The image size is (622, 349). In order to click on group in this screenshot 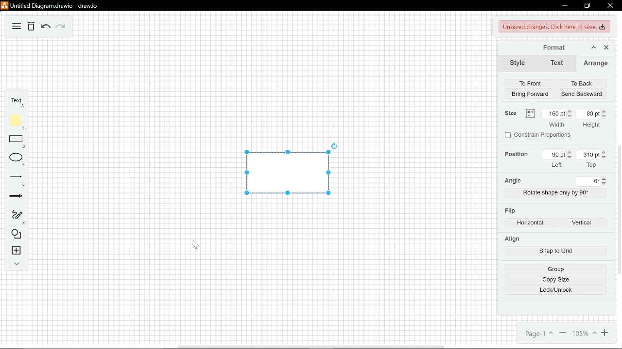, I will do `click(556, 270)`.